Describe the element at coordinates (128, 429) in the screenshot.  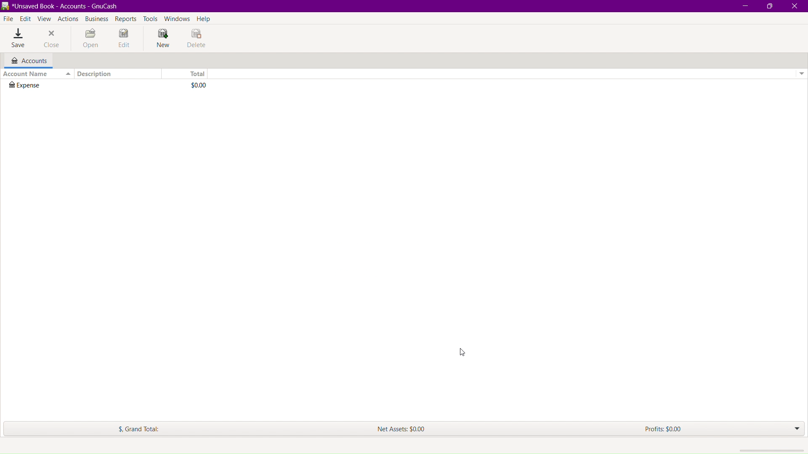
I see `$. Grand Total` at that location.